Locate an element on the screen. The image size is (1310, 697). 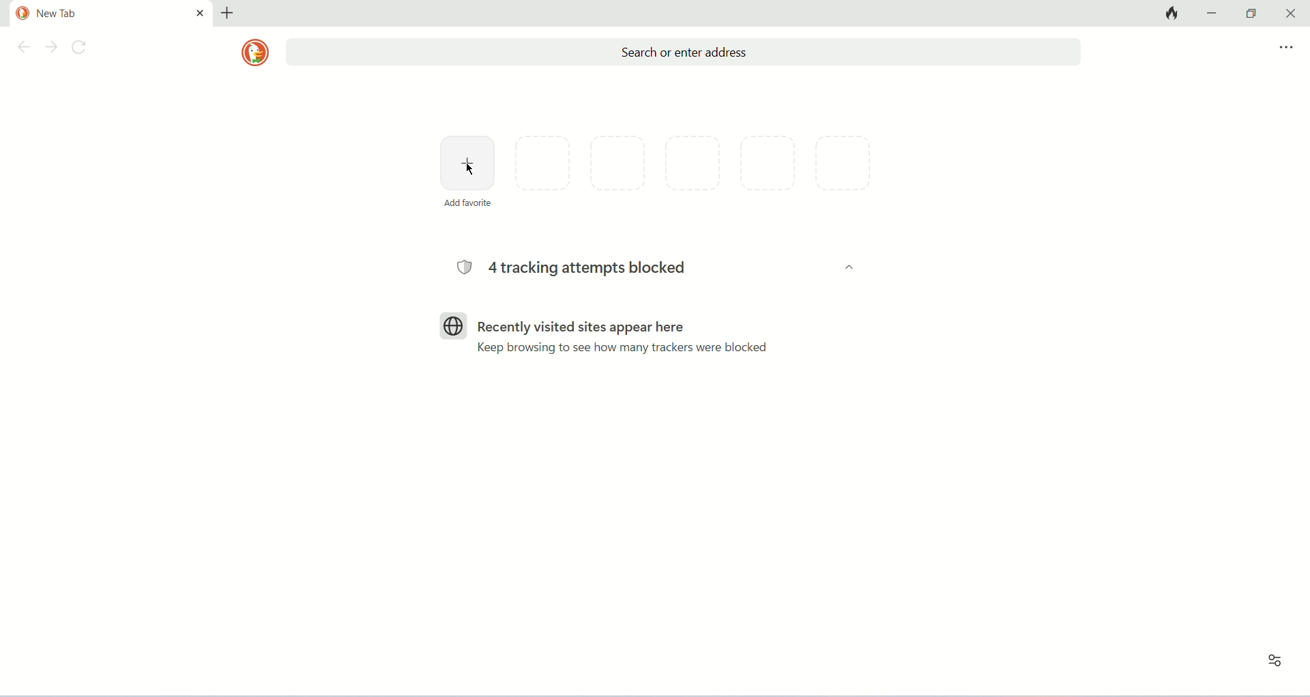
new tab is located at coordinates (227, 13).